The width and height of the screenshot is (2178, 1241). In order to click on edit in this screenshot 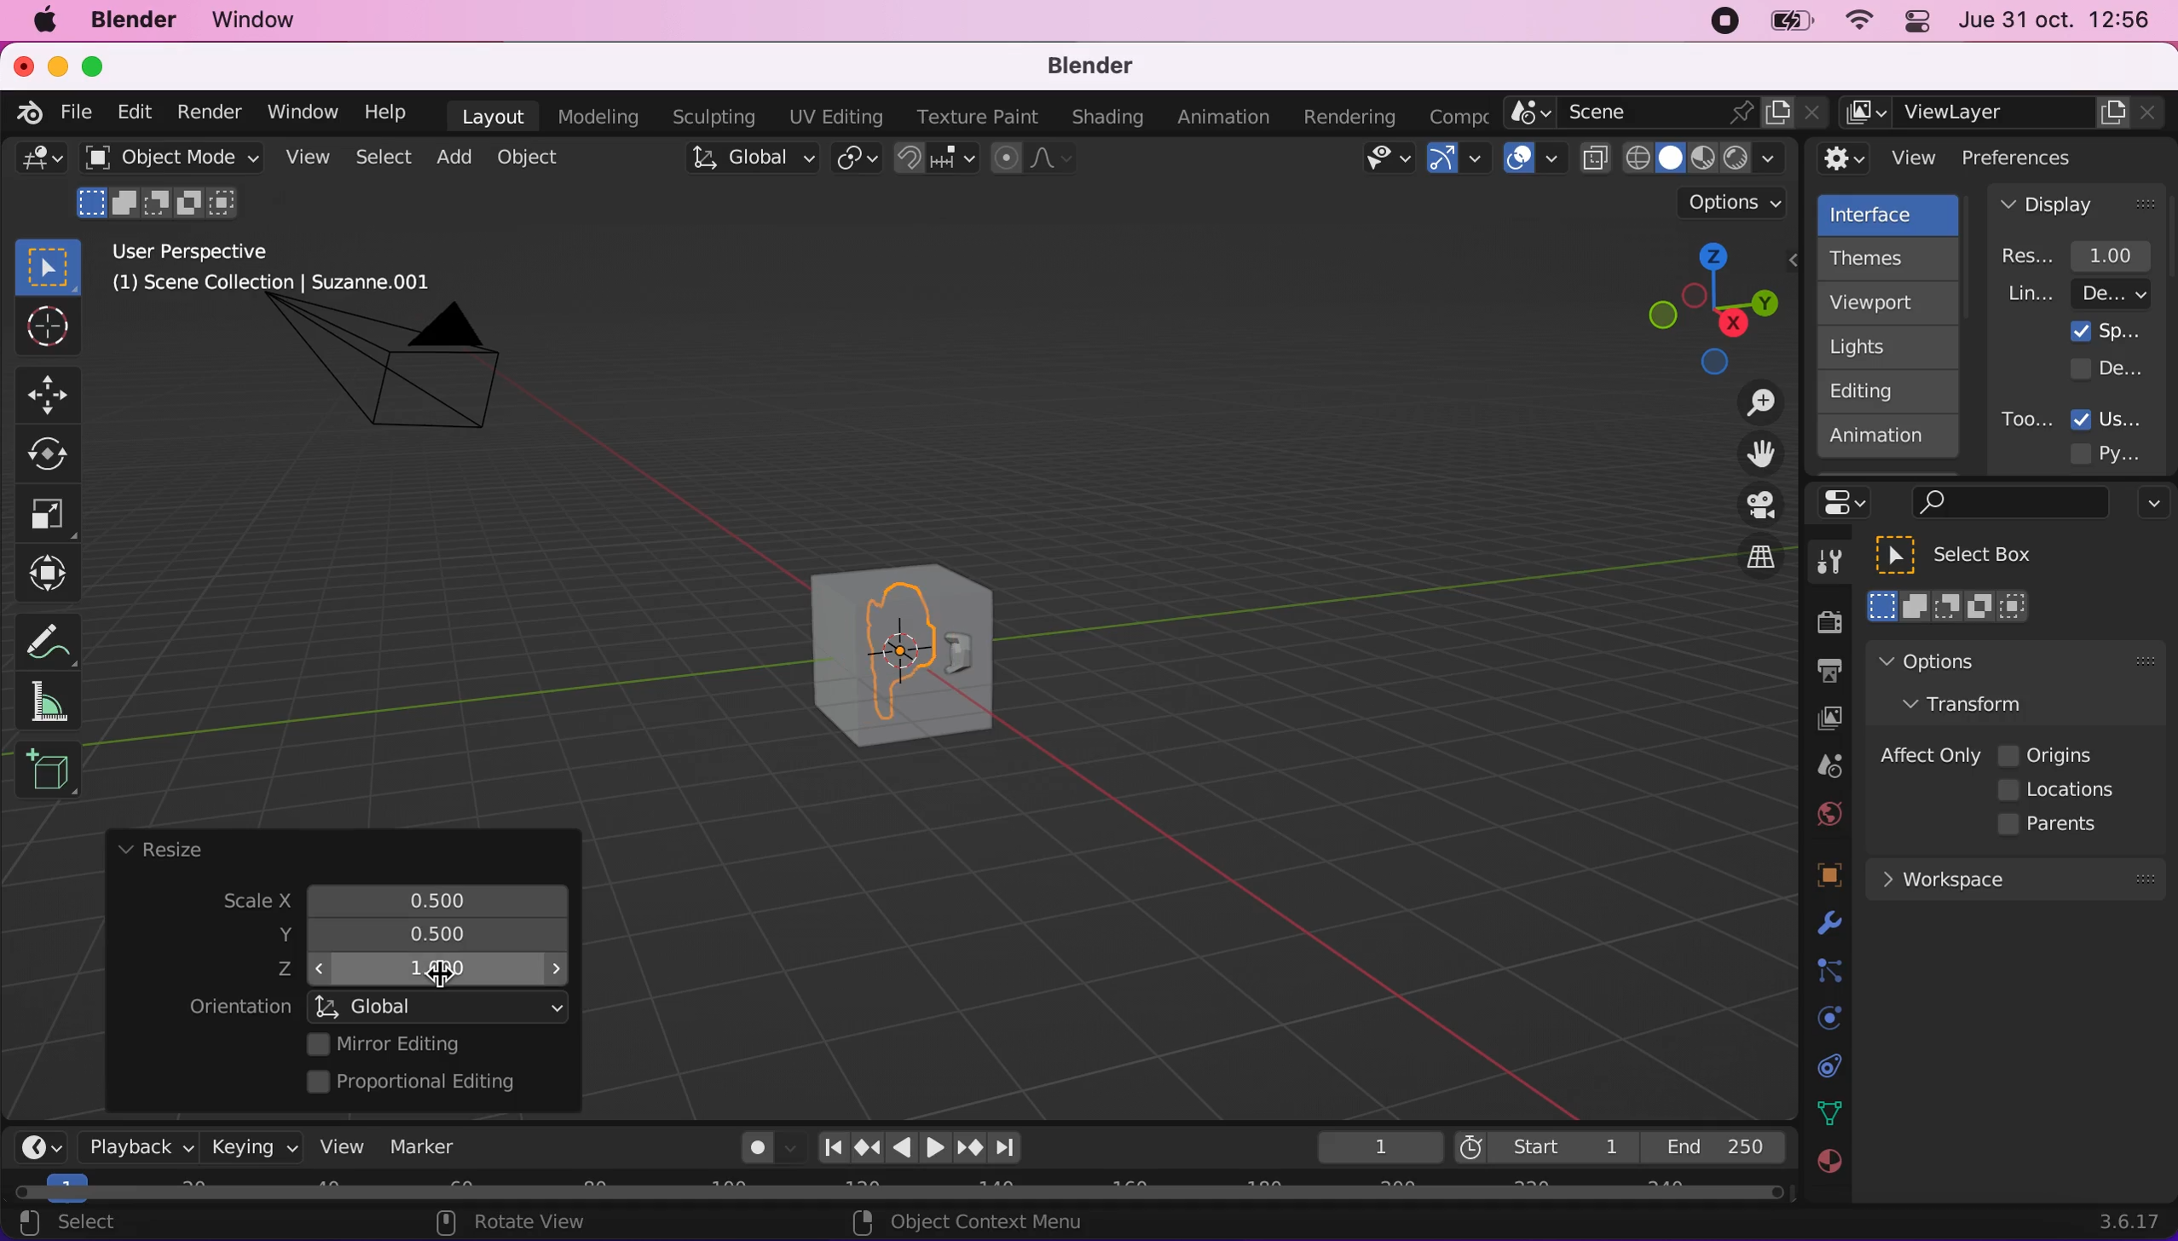, I will do `click(130, 112)`.